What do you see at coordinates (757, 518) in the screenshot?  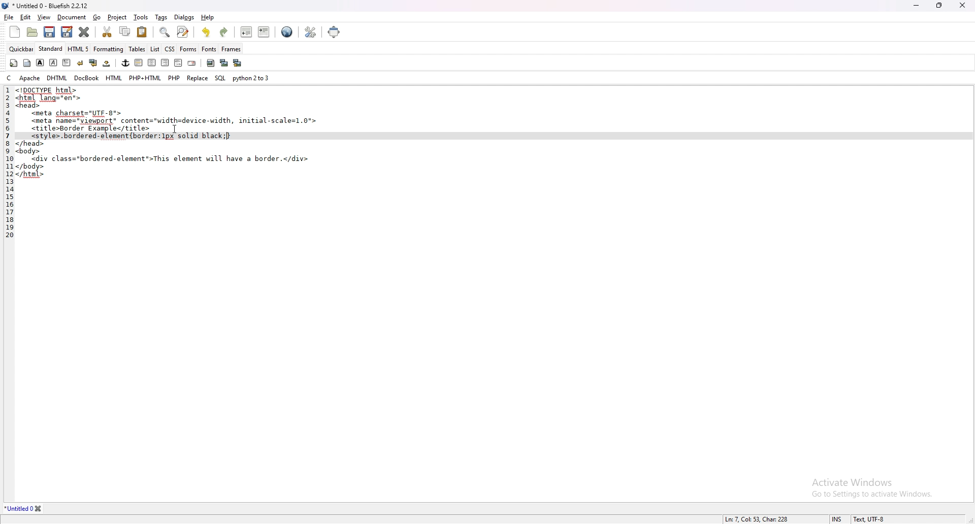 I see `Ln: 7, Col: 53, Char: 228` at bounding box center [757, 518].